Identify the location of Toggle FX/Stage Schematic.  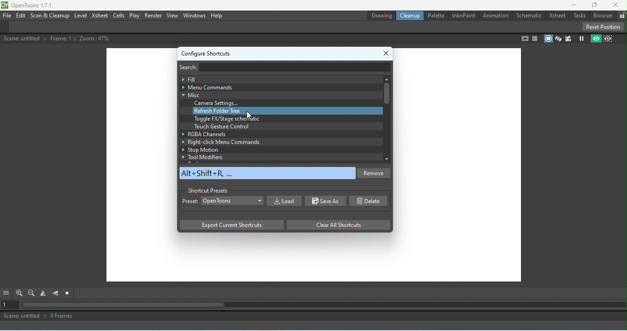
(229, 119).